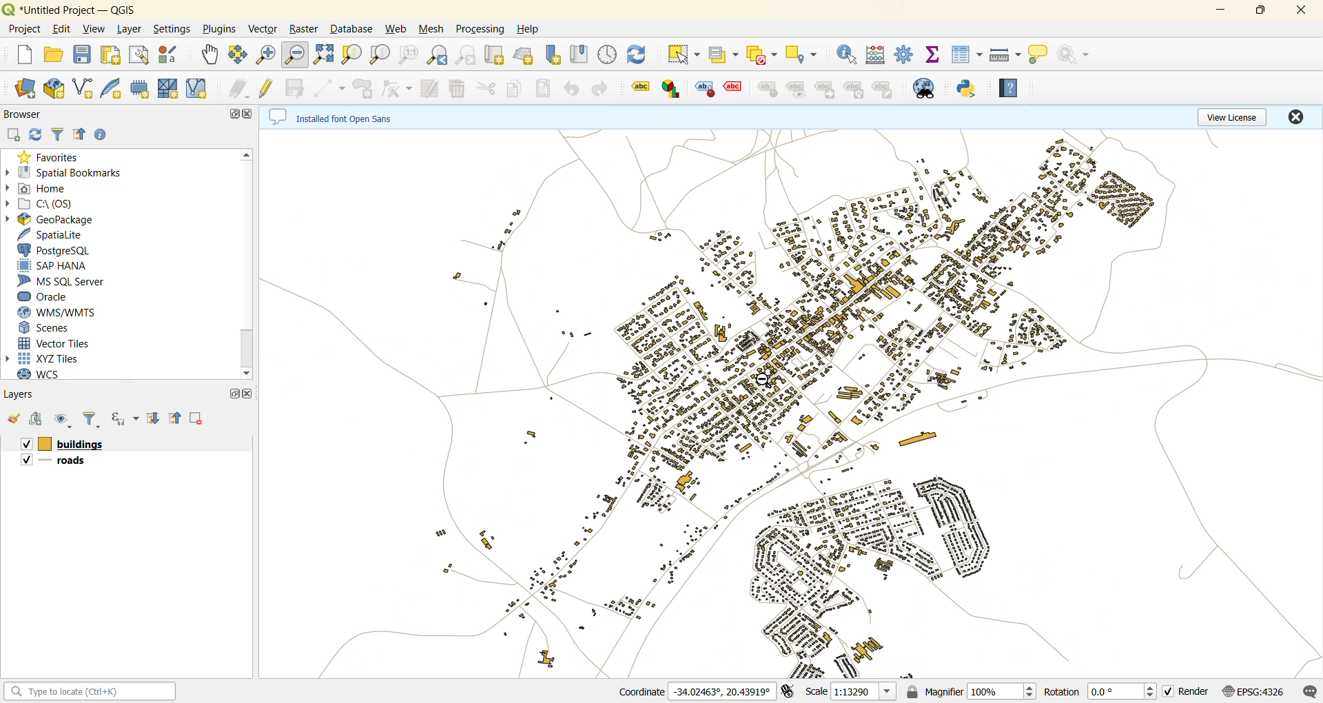  Describe the element at coordinates (248, 396) in the screenshot. I see `close` at that location.